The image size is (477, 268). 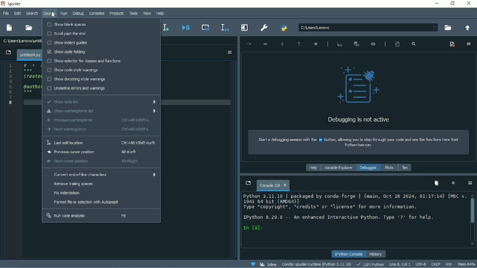 What do you see at coordinates (105, 175) in the screenshot?
I see `Convert end of line characters` at bounding box center [105, 175].